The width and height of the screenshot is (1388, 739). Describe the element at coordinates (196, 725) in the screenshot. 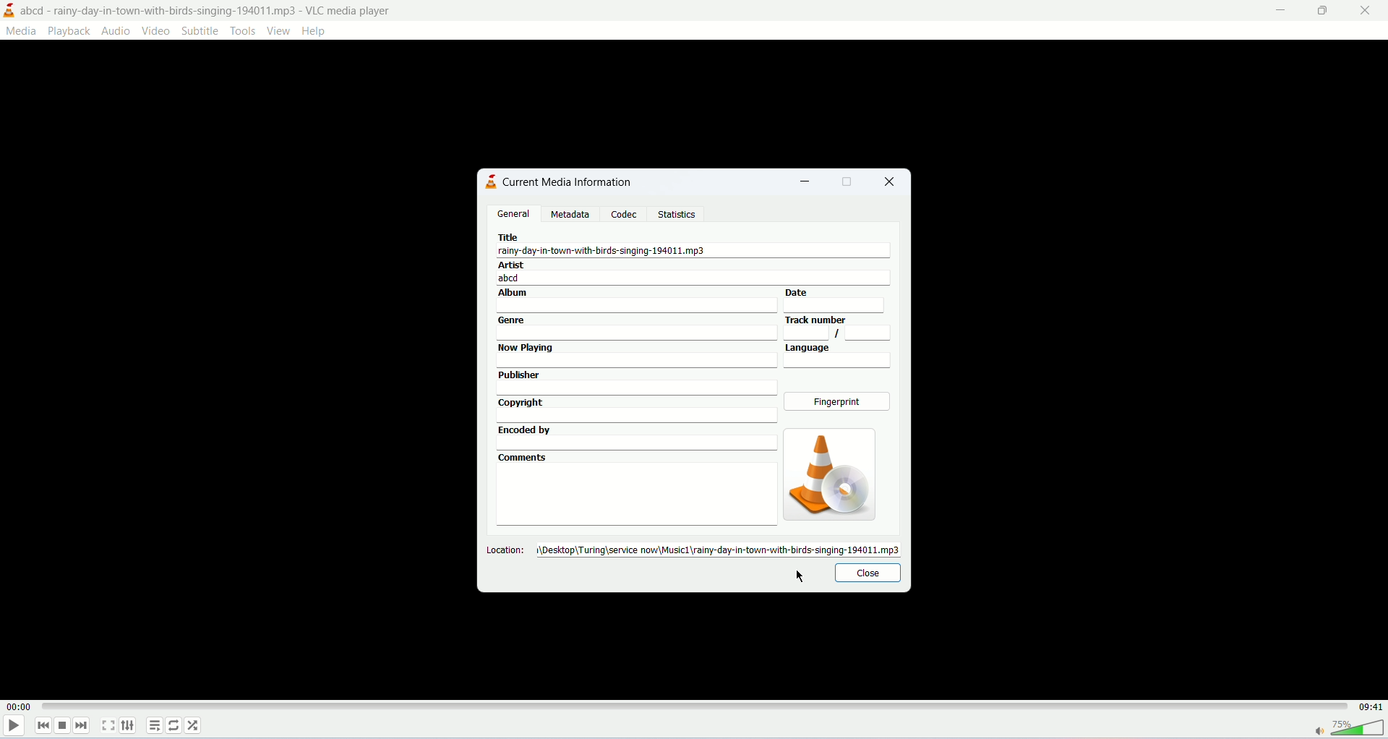

I see `shuffle` at that location.